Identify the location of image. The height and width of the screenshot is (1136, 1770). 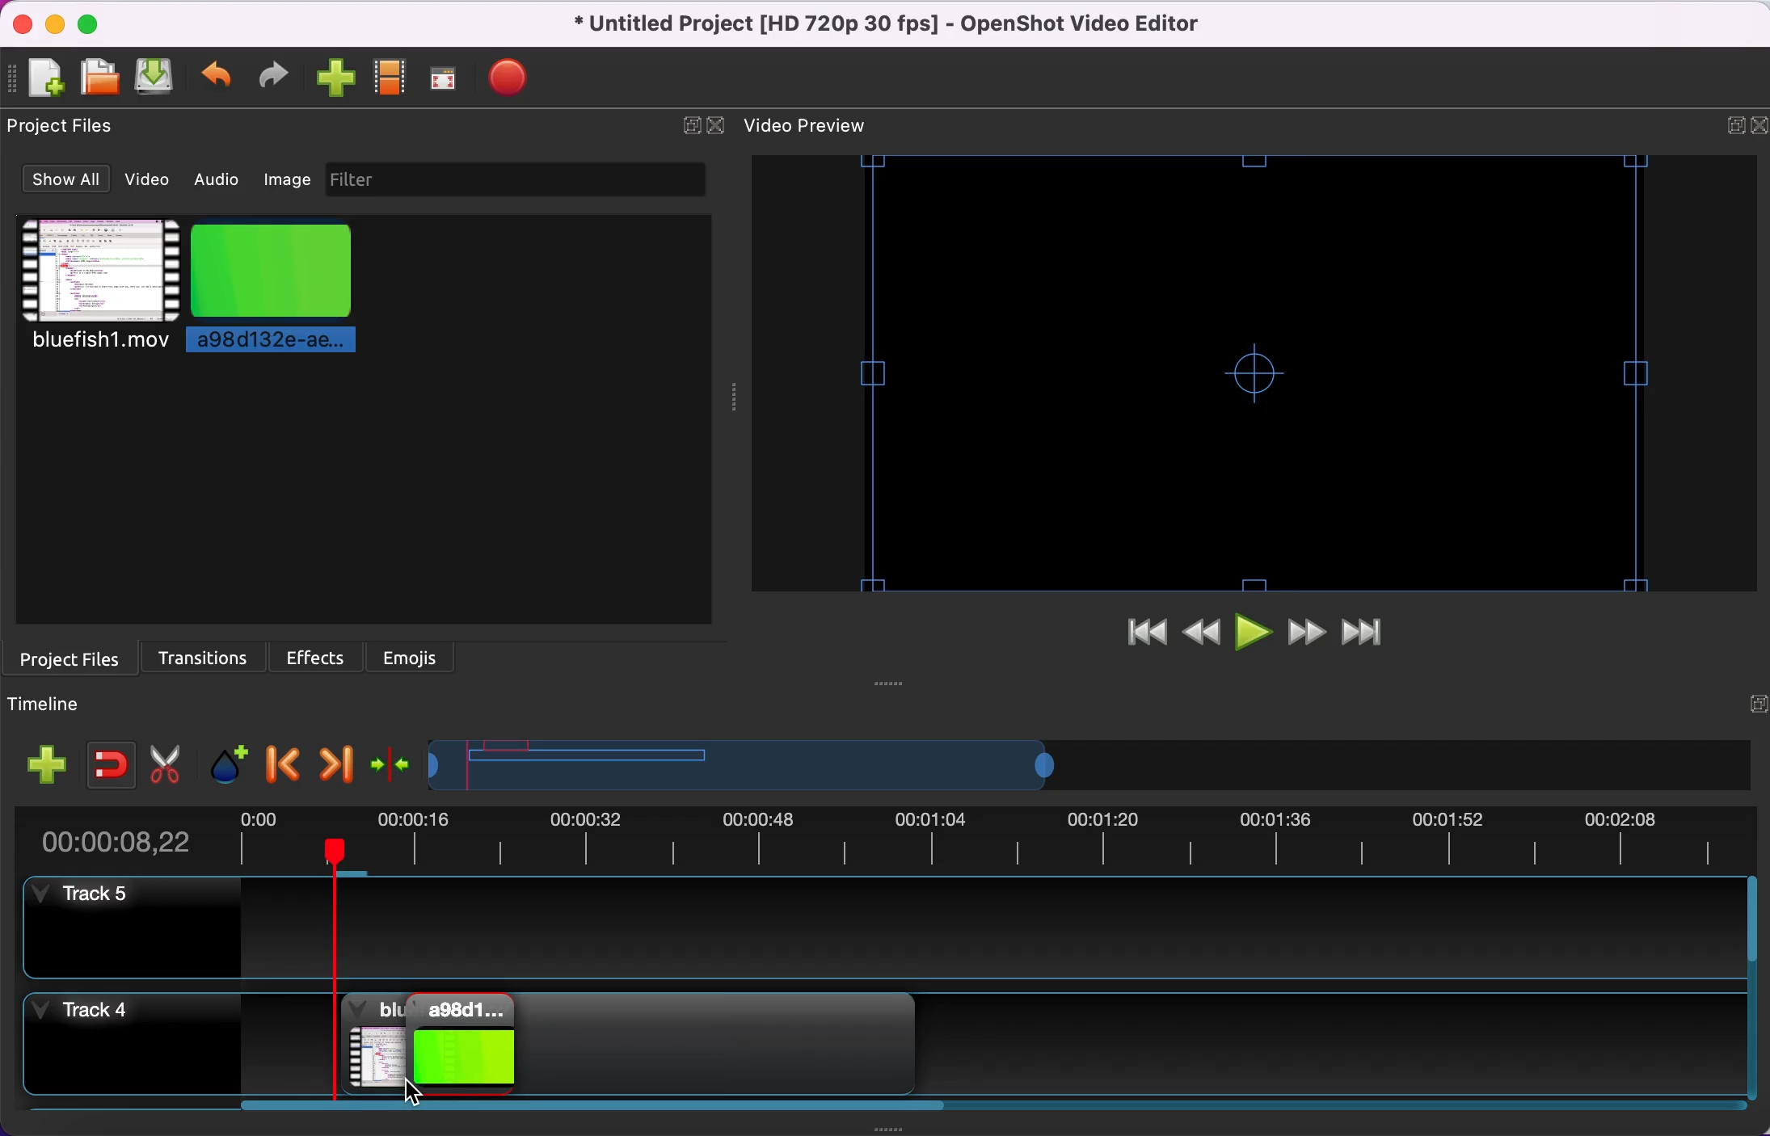
(285, 179).